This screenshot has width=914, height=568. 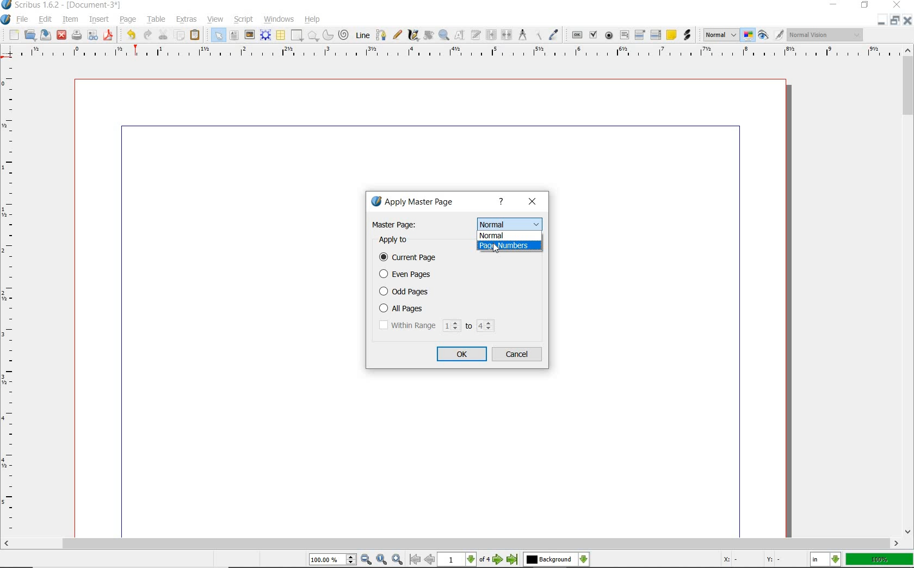 What do you see at coordinates (327, 35) in the screenshot?
I see `arc` at bounding box center [327, 35].